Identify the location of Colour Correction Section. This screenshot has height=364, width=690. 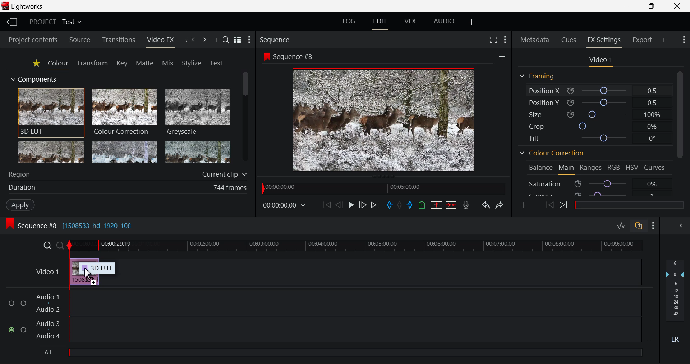
(551, 153).